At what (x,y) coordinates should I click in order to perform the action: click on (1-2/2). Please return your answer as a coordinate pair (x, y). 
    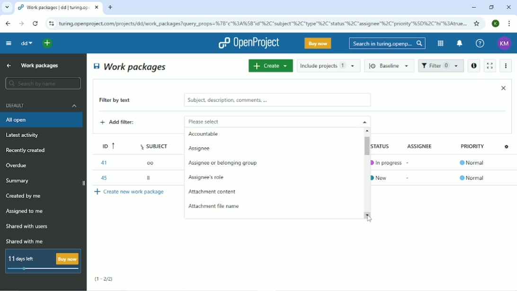
    Looking at the image, I should click on (104, 279).